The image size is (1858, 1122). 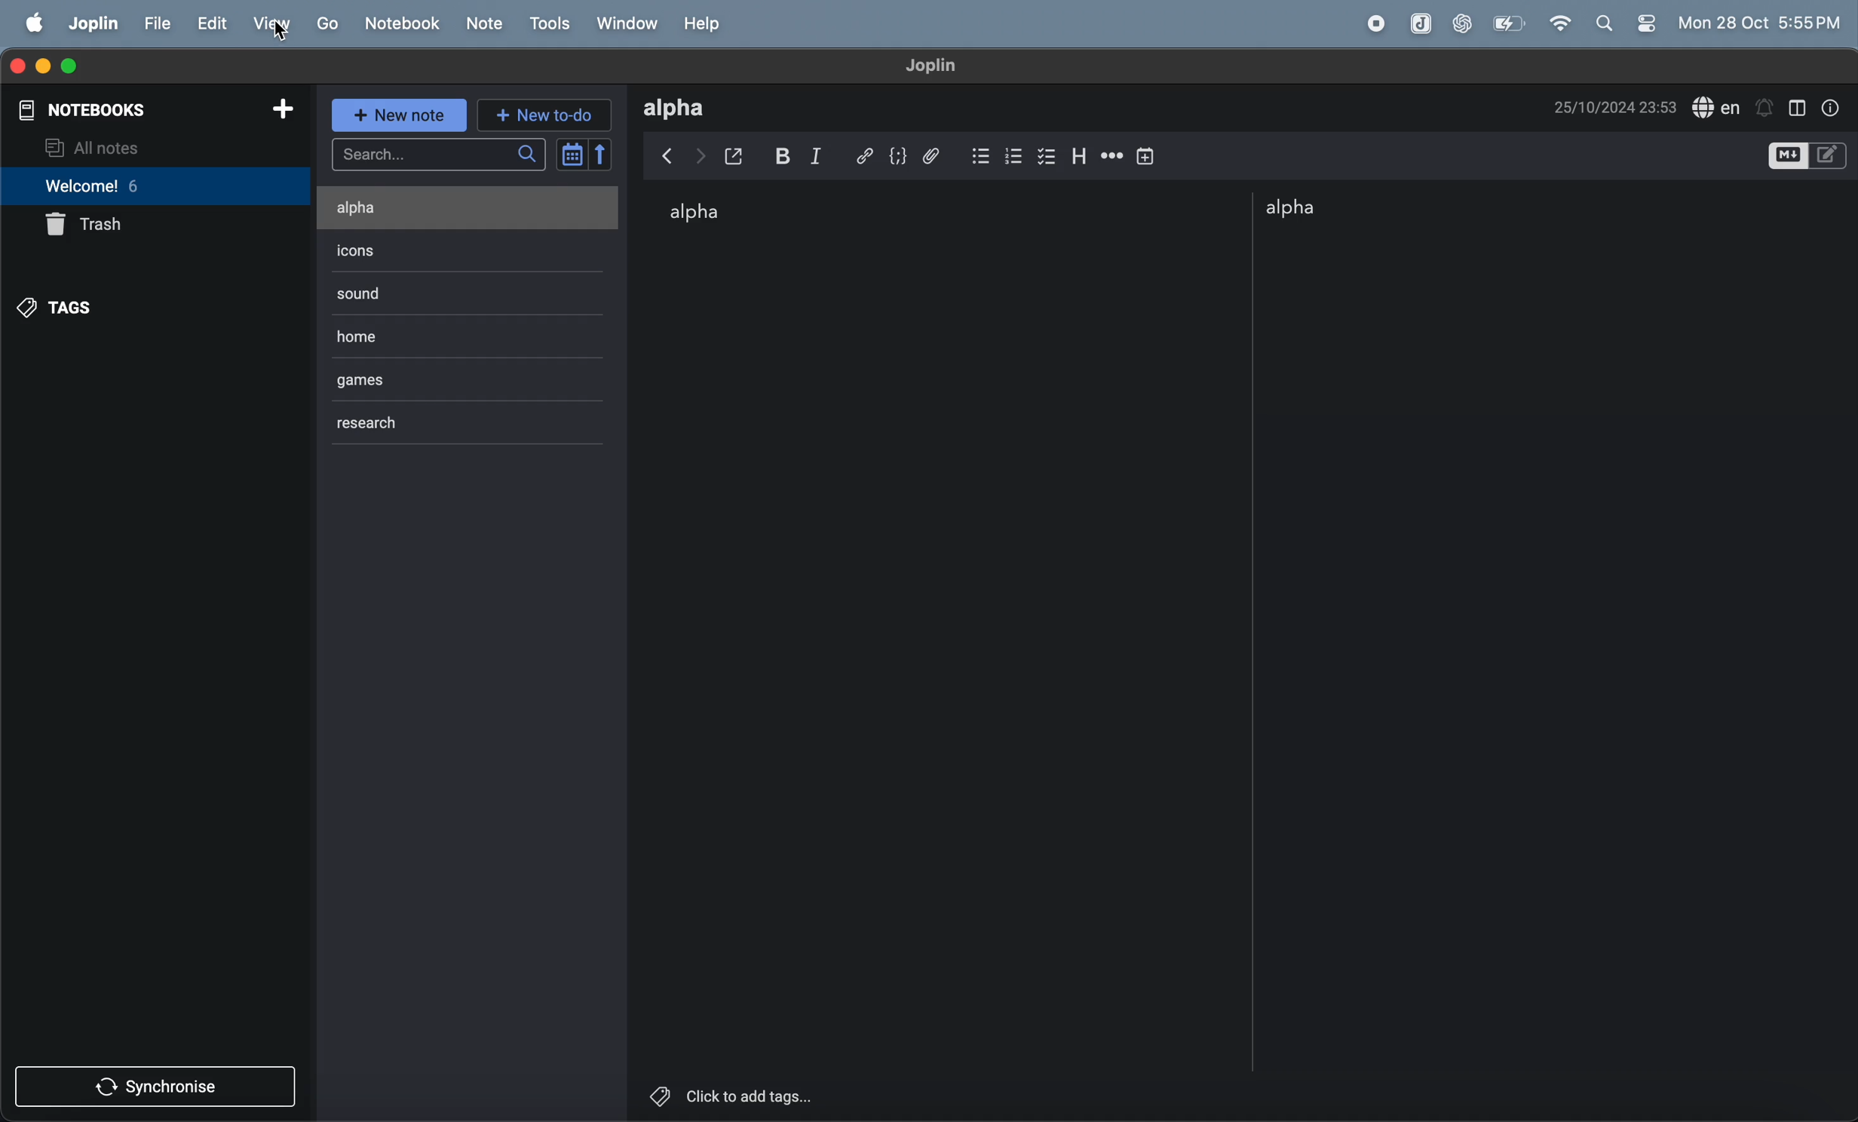 What do you see at coordinates (940, 66) in the screenshot?
I see `title joplin` at bounding box center [940, 66].